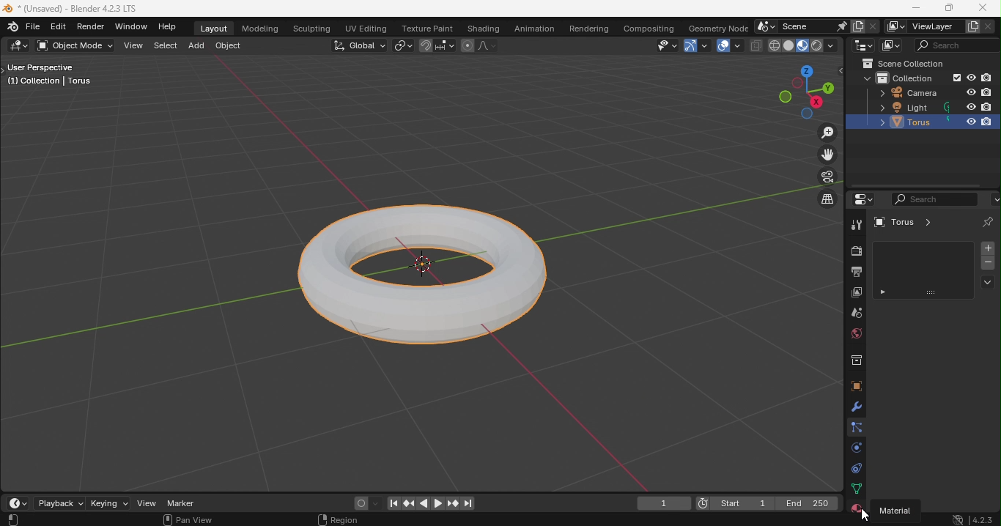 The image size is (1001, 526). Describe the element at coordinates (802, 45) in the screenshot. I see `Viewport shading` at that location.